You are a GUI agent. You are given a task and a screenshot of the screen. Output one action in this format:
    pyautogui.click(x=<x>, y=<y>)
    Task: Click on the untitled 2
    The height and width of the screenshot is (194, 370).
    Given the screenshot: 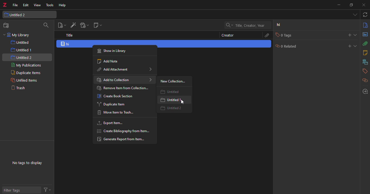 What is the action you would take?
    pyautogui.click(x=173, y=108)
    